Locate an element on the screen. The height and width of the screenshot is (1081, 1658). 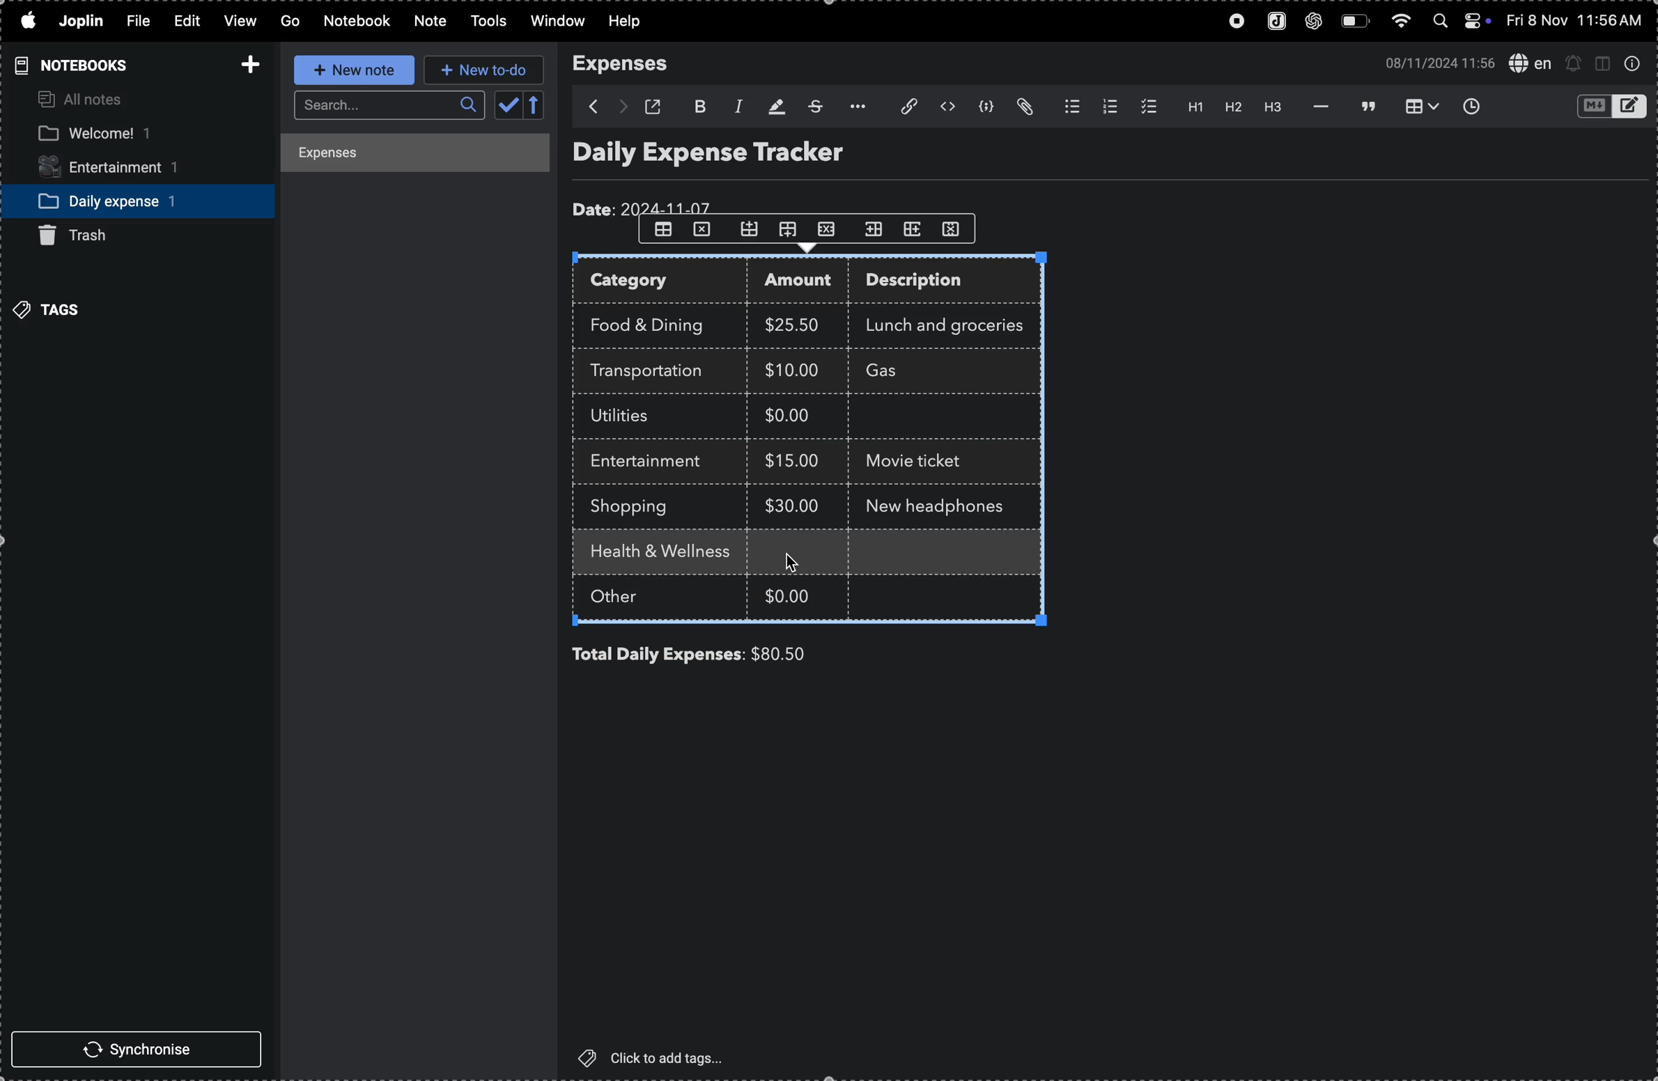
close row is located at coordinates (830, 228).